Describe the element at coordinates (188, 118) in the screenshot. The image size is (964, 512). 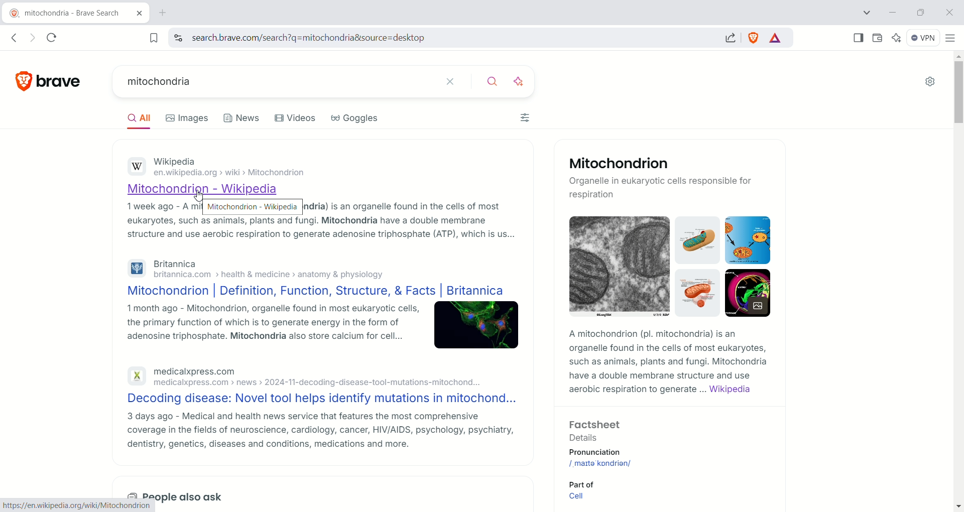
I see `images` at that location.